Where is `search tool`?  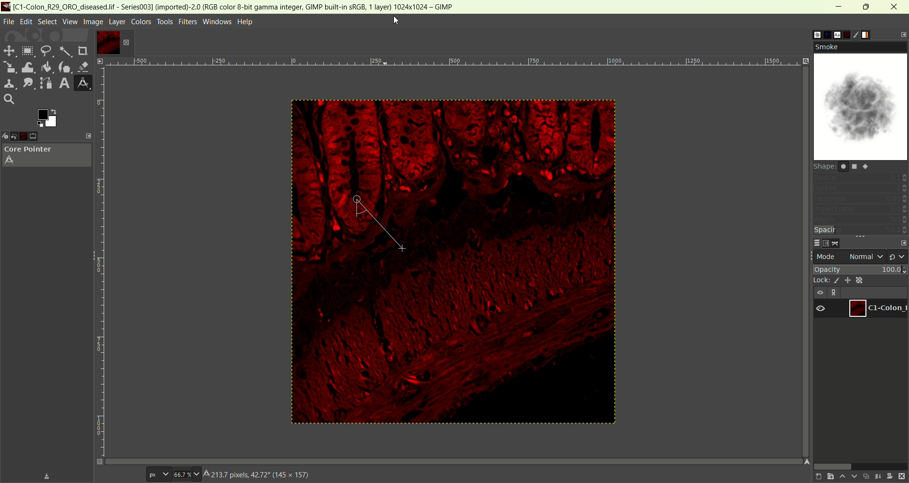
search tool is located at coordinates (9, 98).